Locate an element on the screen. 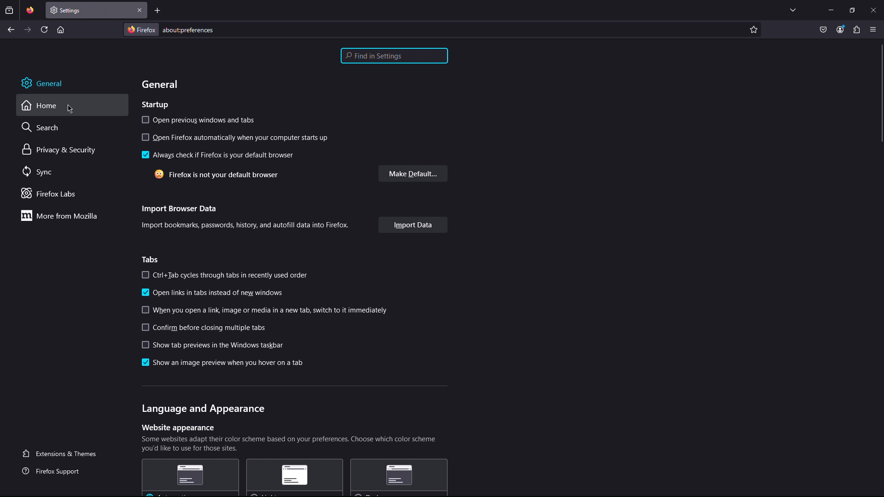 Image resolution: width=884 pixels, height=497 pixels. Show tab previews in the Windows taskbar is located at coordinates (213, 345).